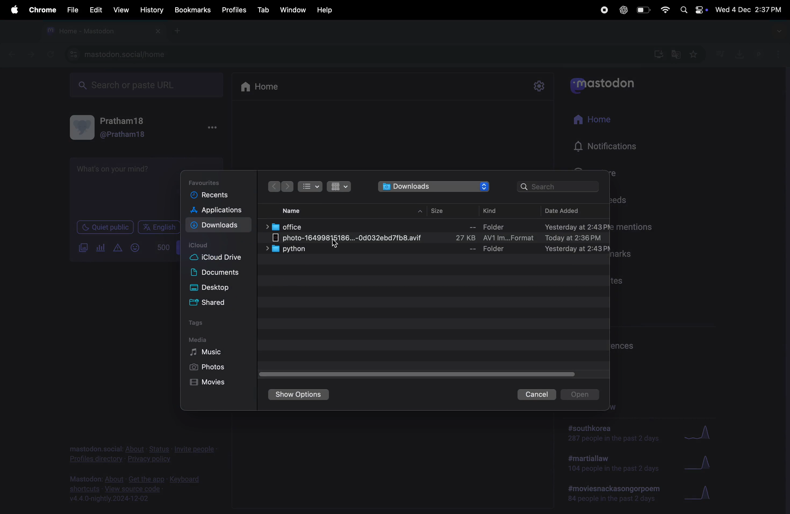 The height and width of the screenshot is (514, 790). I want to click on movies, so click(214, 382).